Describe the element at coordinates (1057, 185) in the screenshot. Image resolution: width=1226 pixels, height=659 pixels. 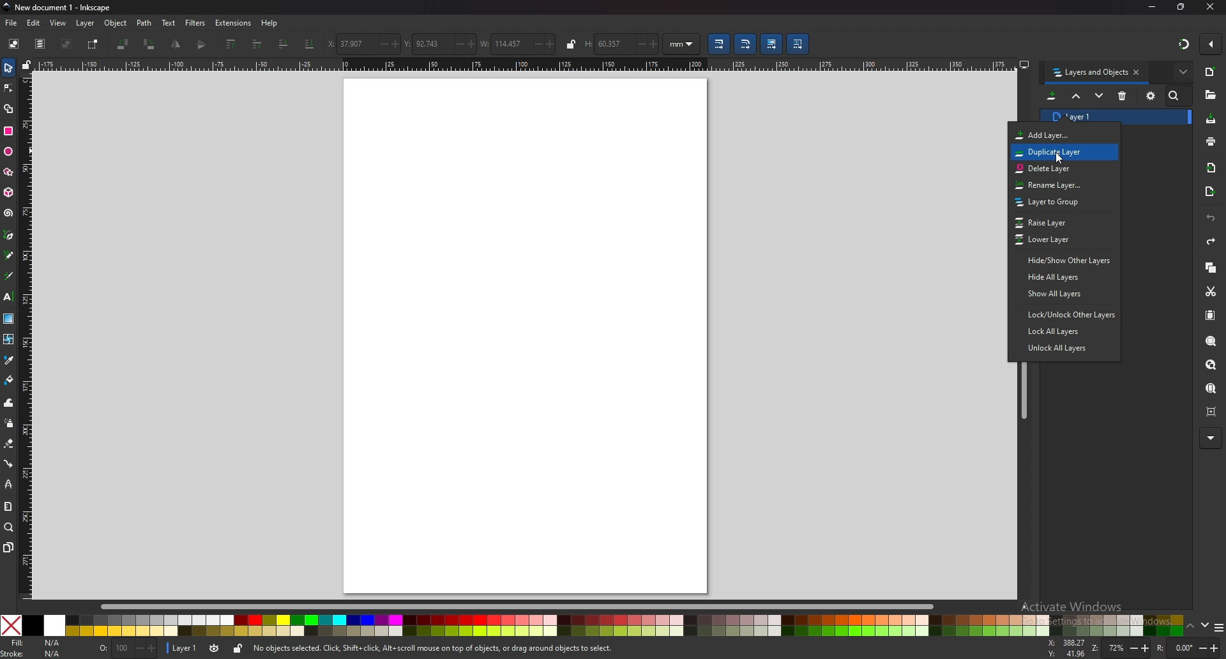
I see `rename layer` at that location.